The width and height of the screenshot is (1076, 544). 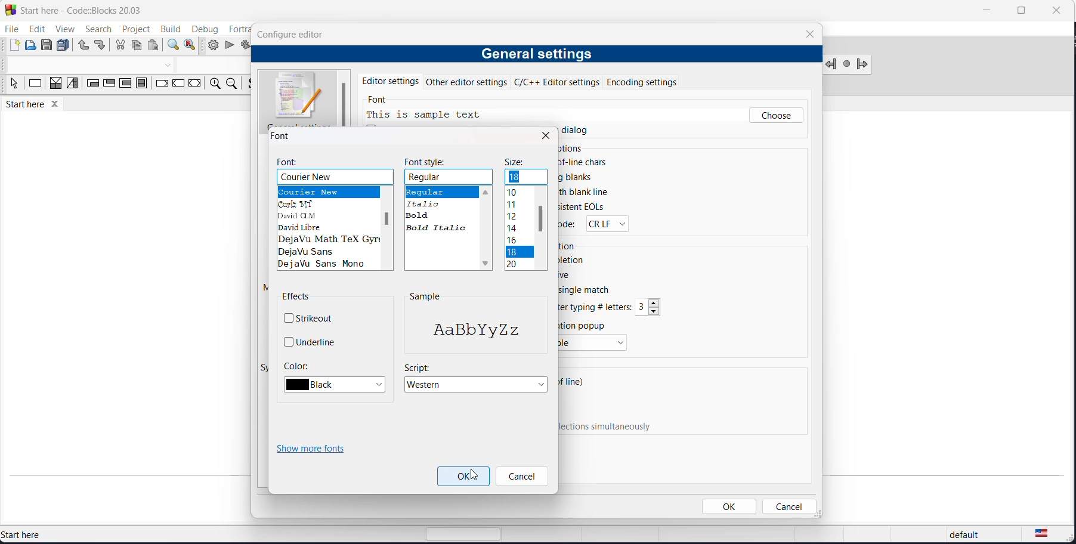 I want to click on ok, so click(x=731, y=506).